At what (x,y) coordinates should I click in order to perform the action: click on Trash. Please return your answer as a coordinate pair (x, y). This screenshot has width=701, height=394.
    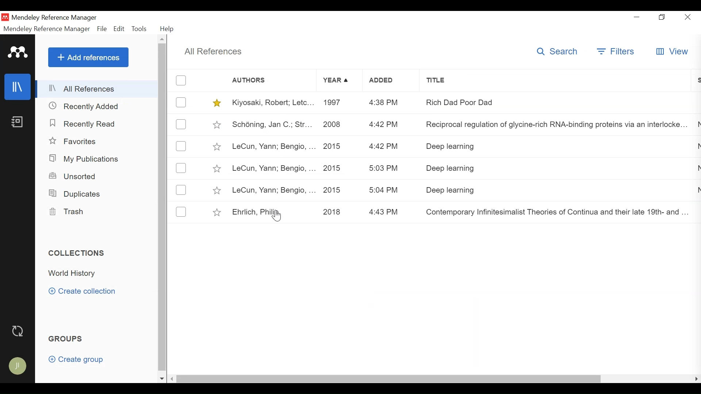
    Looking at the image, I should click on (68, 212).